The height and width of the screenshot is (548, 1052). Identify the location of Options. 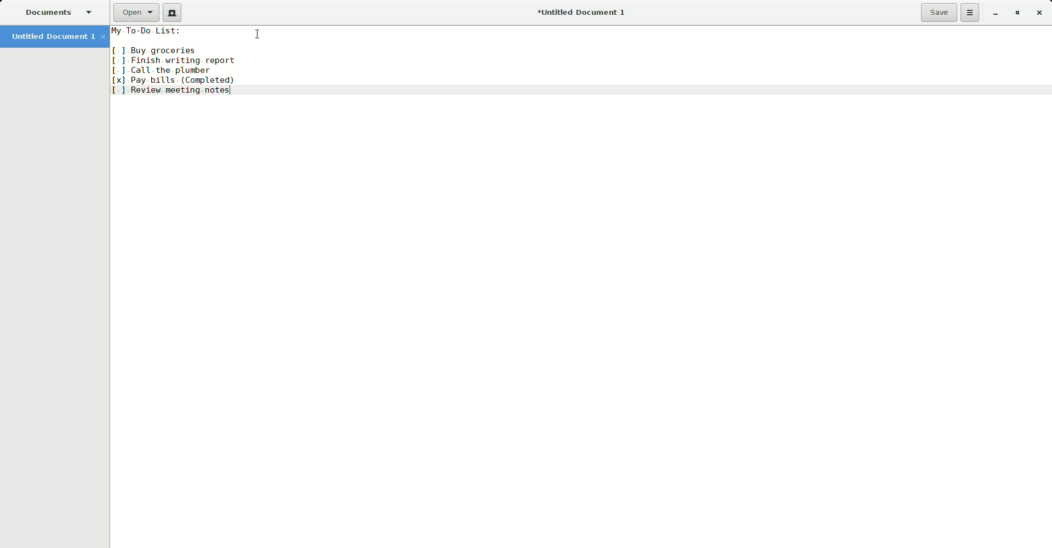
(972, 14).